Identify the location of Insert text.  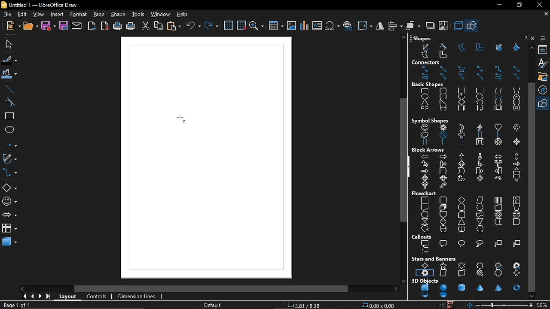
(317, 26).